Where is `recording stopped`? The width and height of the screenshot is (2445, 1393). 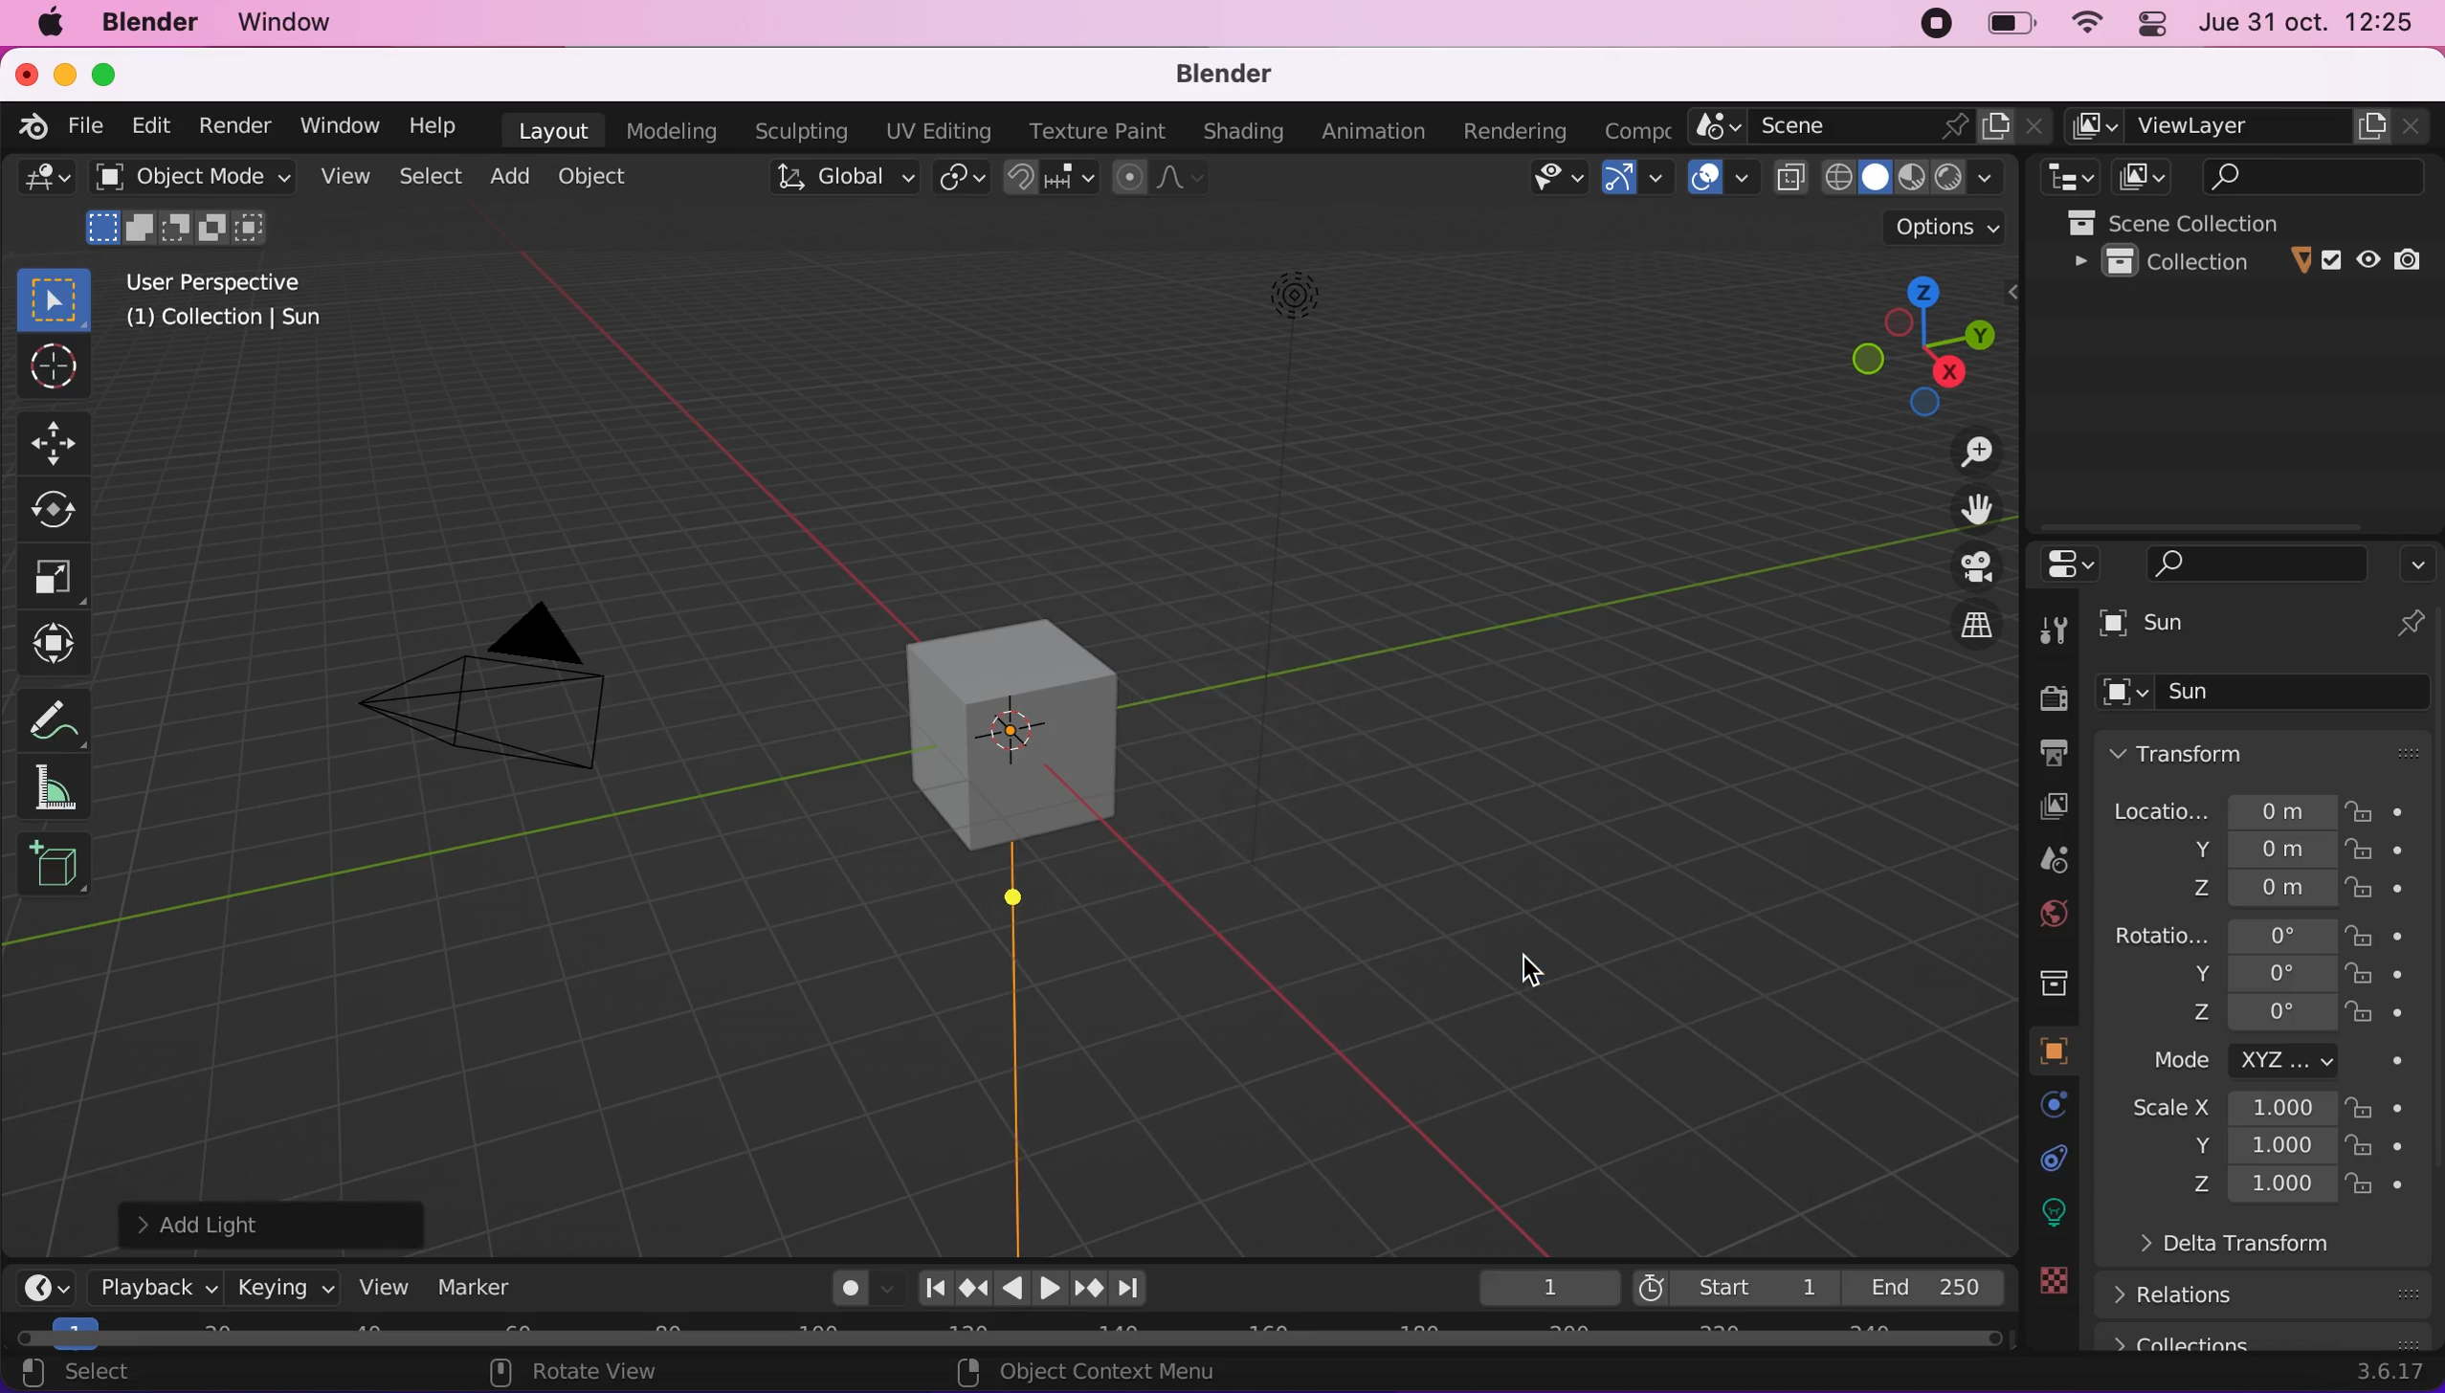
recording stopped is located at coordinates (1936, 23).